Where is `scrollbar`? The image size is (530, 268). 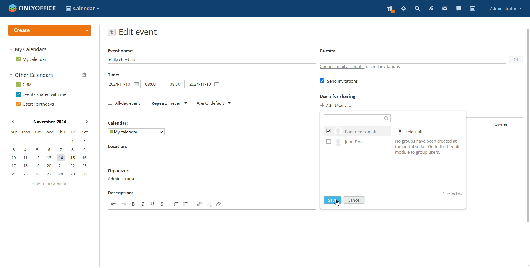 scrollbar is located at coordinates (527, 129).